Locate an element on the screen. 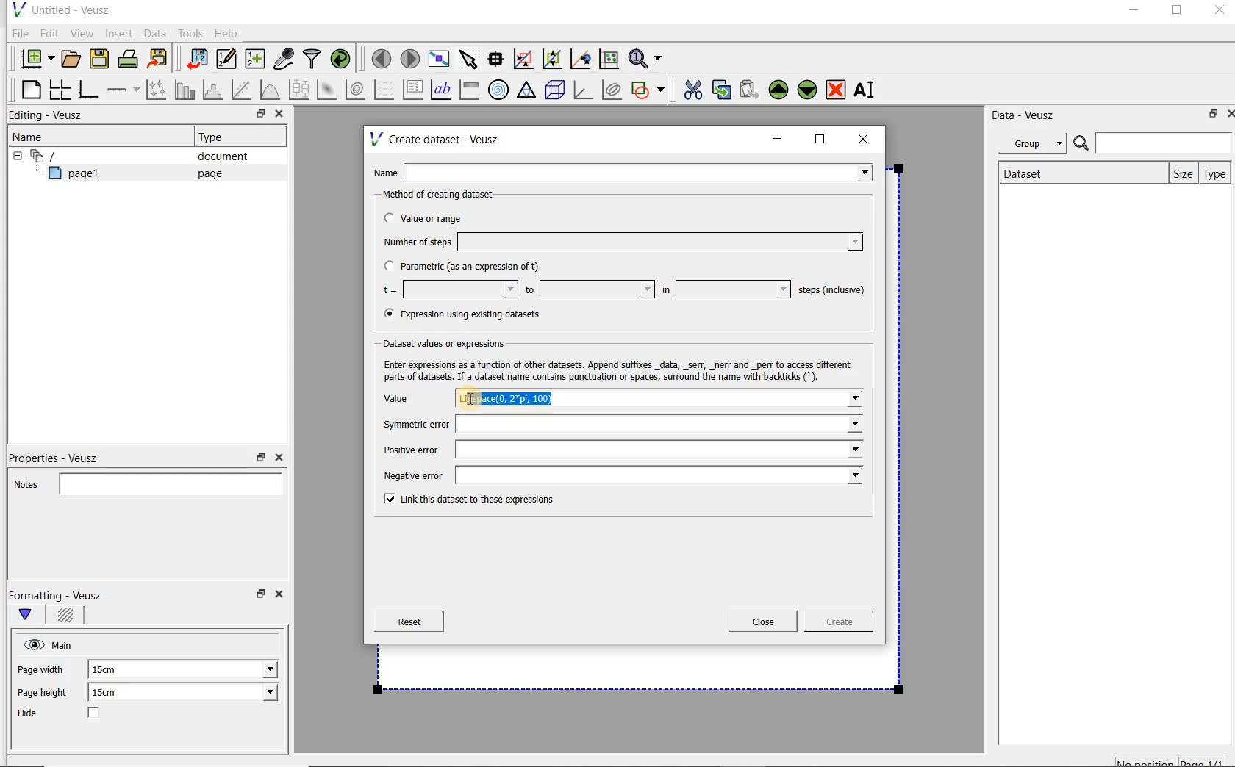 Image resolution: width=1235 pixels, height=767 pixels. Enter expressions as a function of other datasets. Append suffixes _data, _serr, _nerr and _perr to access different
parts of datasets. If a dataset name contains punctuation or spaces, surround the name with backticks (*). is located at coordinates (621, 370).